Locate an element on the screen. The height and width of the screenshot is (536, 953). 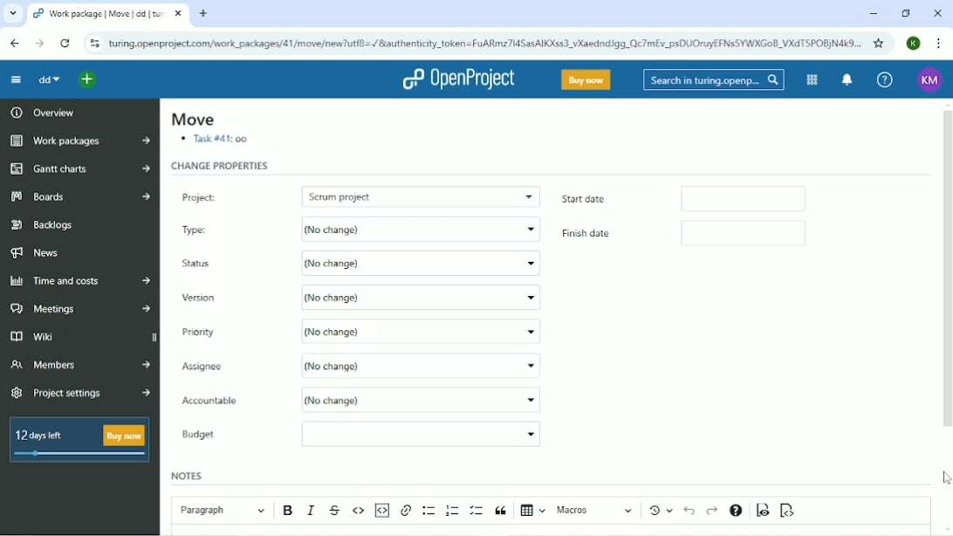
12 days left Buy now is located at coordinates (83, 444).